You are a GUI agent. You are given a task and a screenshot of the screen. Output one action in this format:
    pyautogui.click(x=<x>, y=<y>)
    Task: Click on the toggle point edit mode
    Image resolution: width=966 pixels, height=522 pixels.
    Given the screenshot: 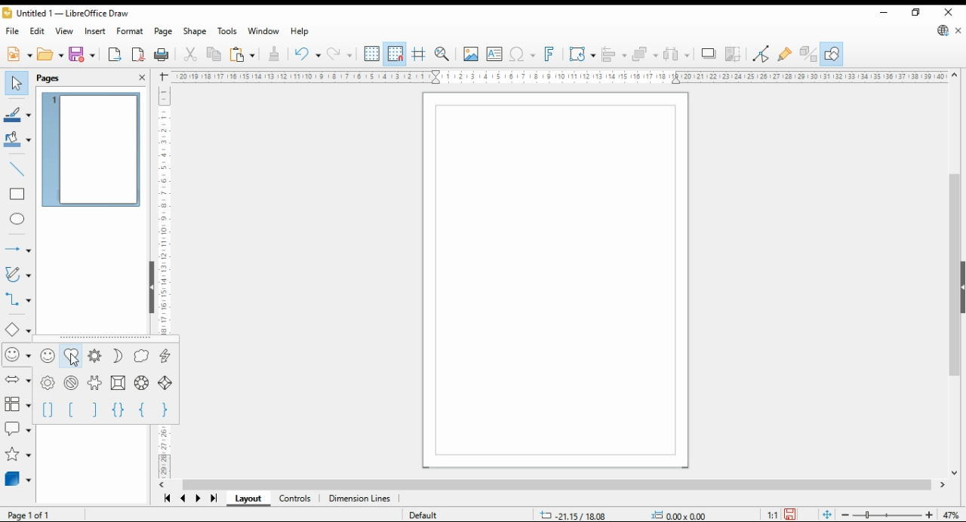 What is the action you would take?
    pyautogui.click(x=762, y=55)
    